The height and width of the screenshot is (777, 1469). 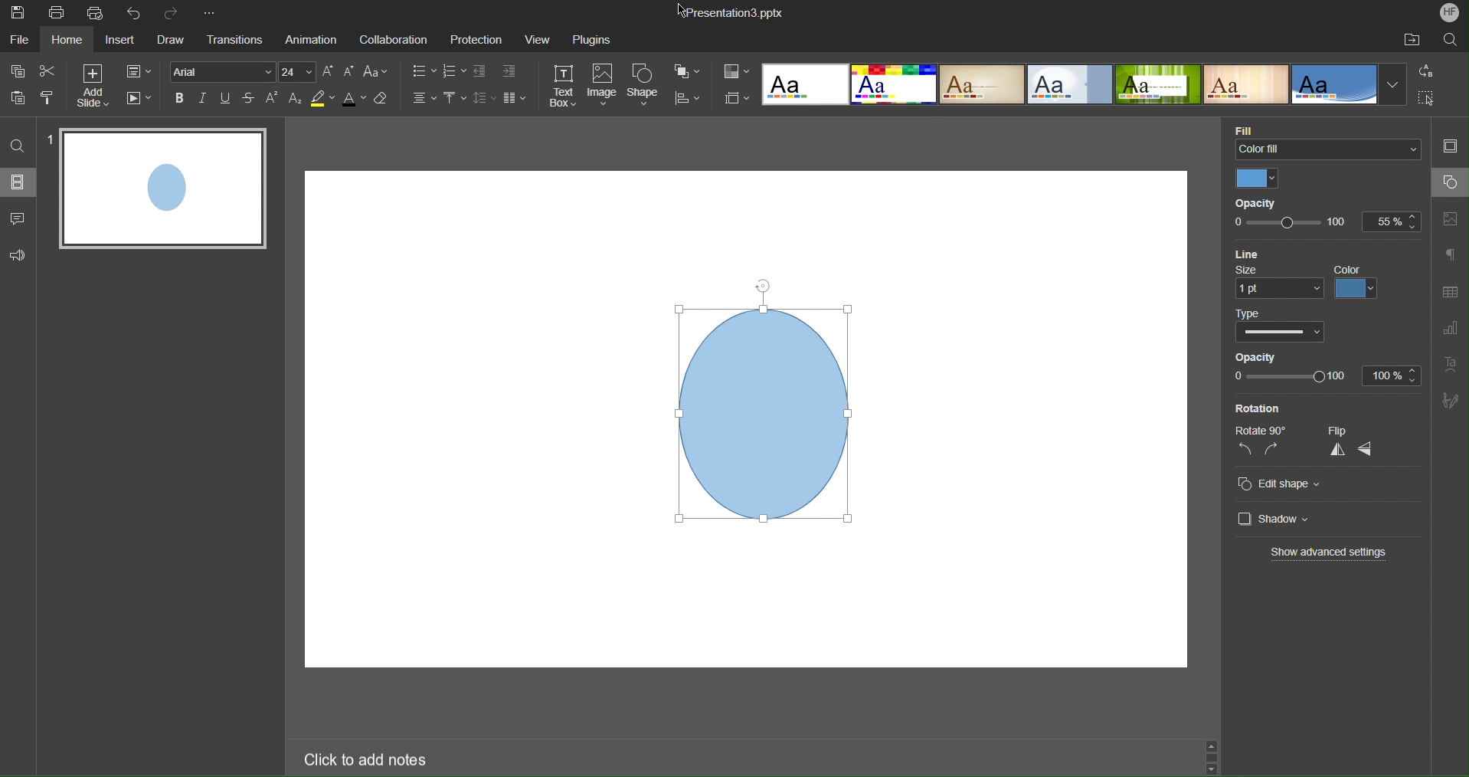 What do you see at coordinates (1248, 127) in the screenshot?
I see `Fill` at bounding box center [1248, 127].